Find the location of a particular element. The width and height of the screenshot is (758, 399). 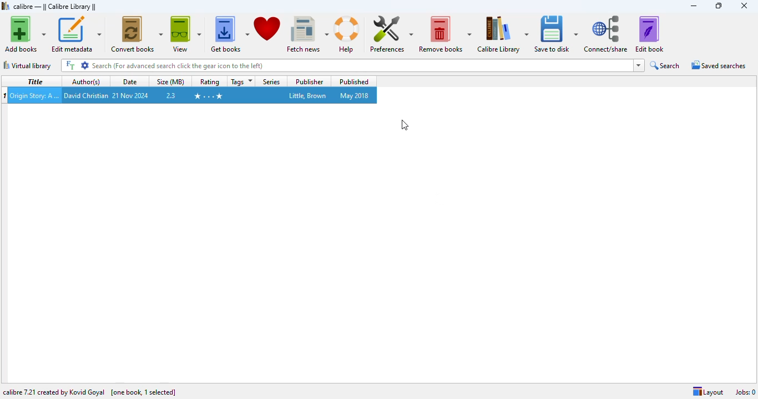

one book selected is located at coordinates (145, 392).